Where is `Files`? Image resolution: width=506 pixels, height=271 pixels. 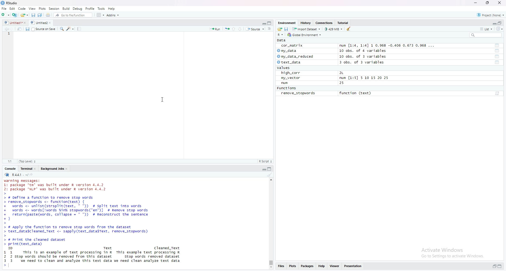 Files is located at coordinates (280, 266).